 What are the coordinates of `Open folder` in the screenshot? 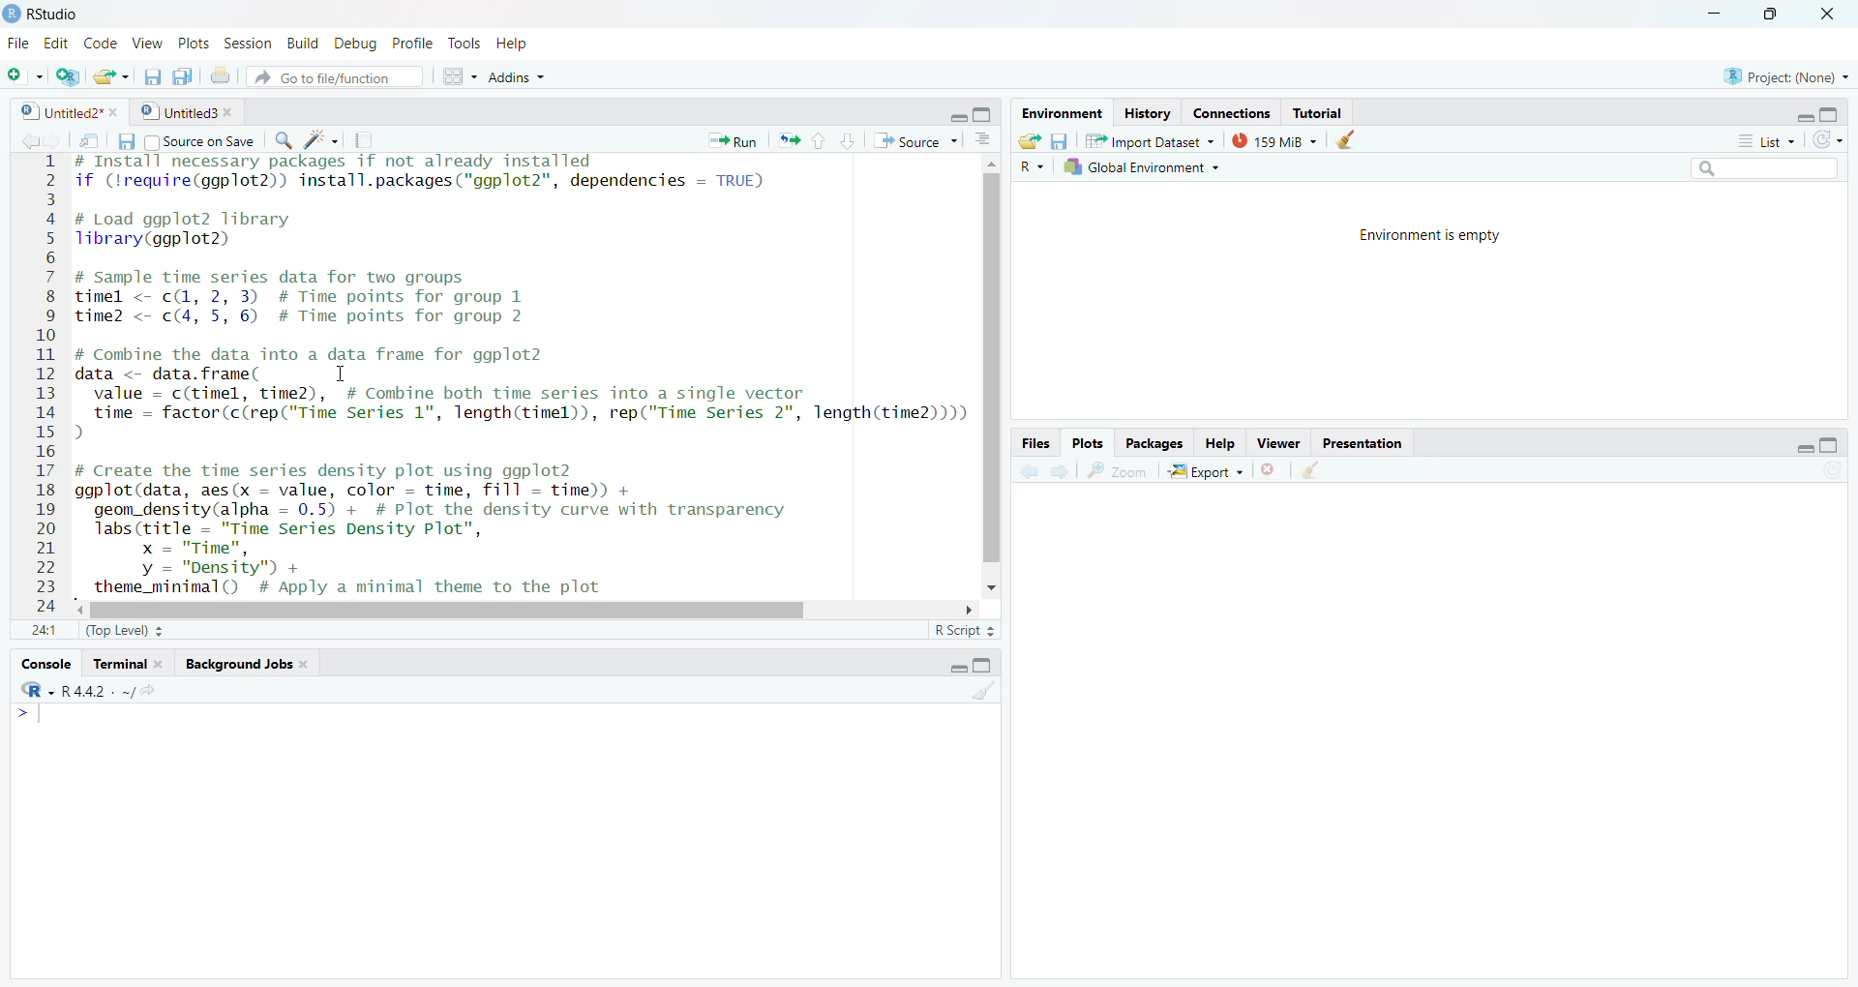 It's located at (1028, 141).